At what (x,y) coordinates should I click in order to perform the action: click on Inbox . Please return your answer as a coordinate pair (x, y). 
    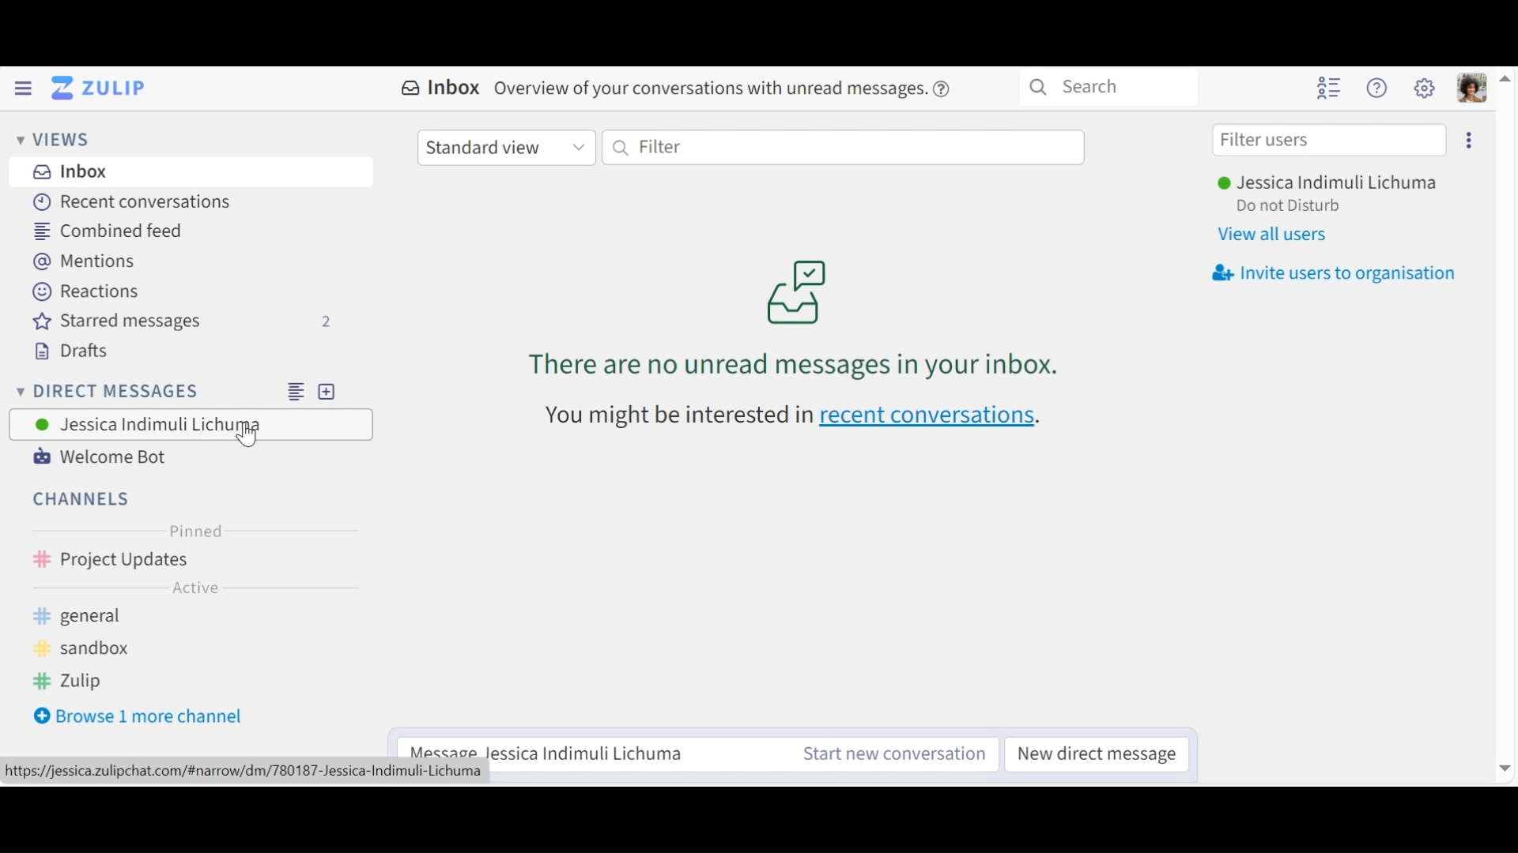
    Looking at the image, I should click on (682, 89).